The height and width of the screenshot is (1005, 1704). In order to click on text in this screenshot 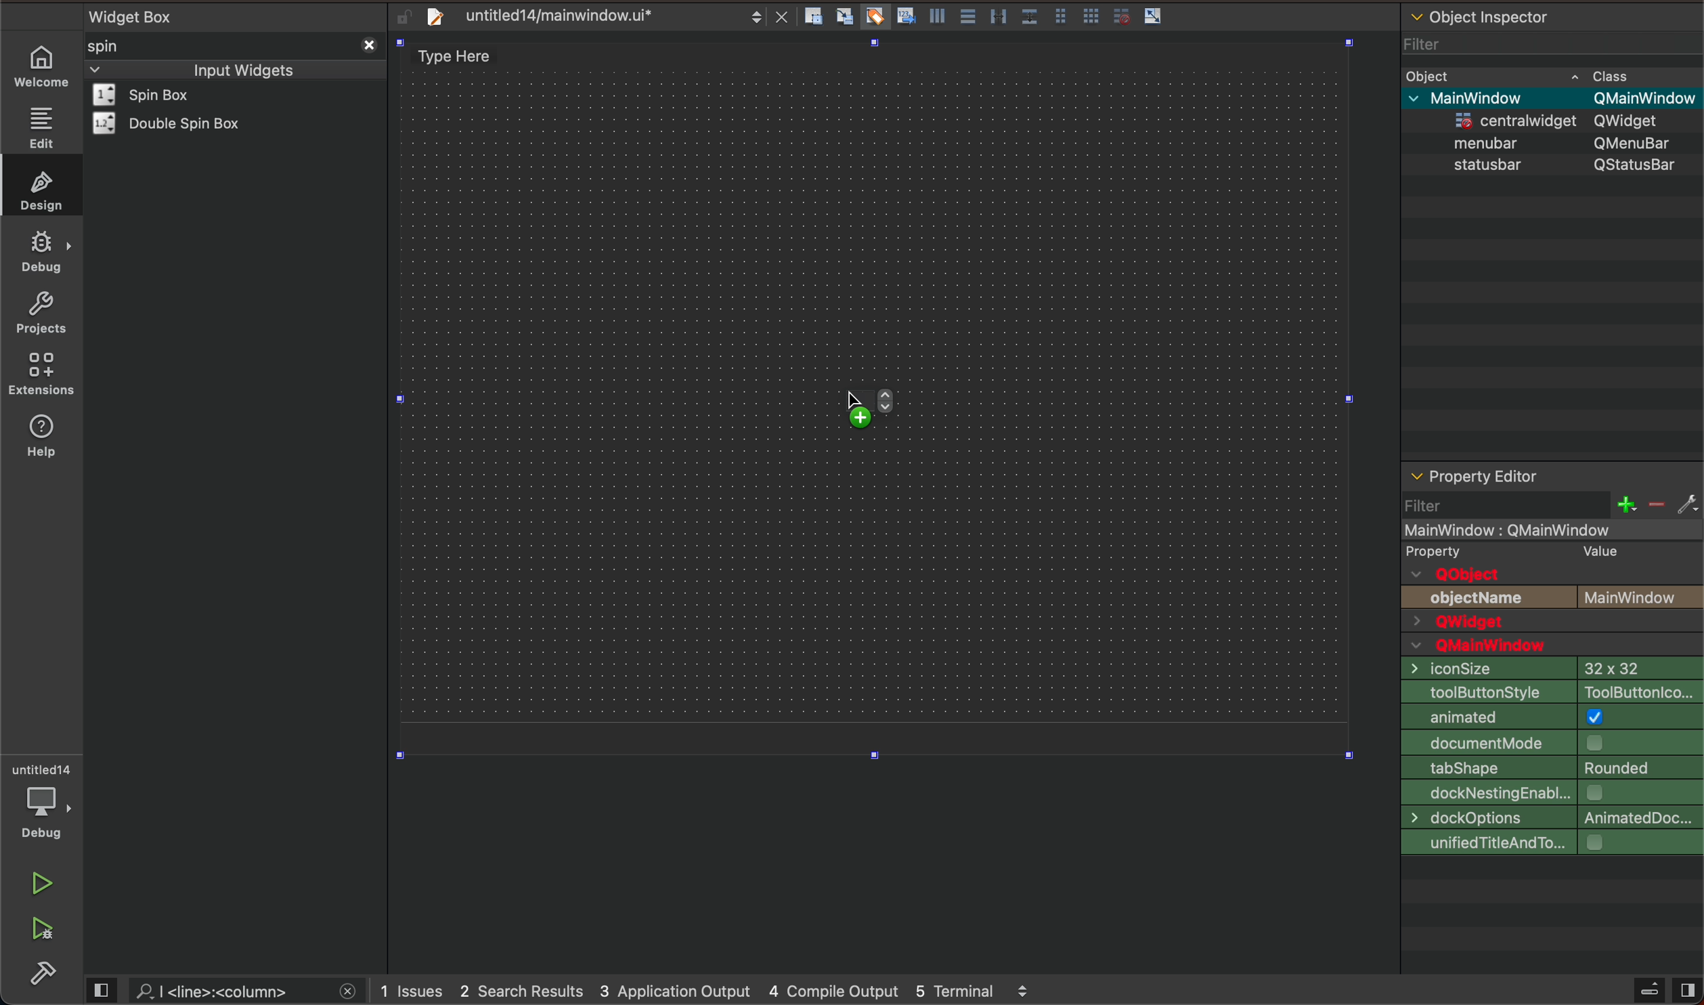, I will do `click(1595, 550)`.